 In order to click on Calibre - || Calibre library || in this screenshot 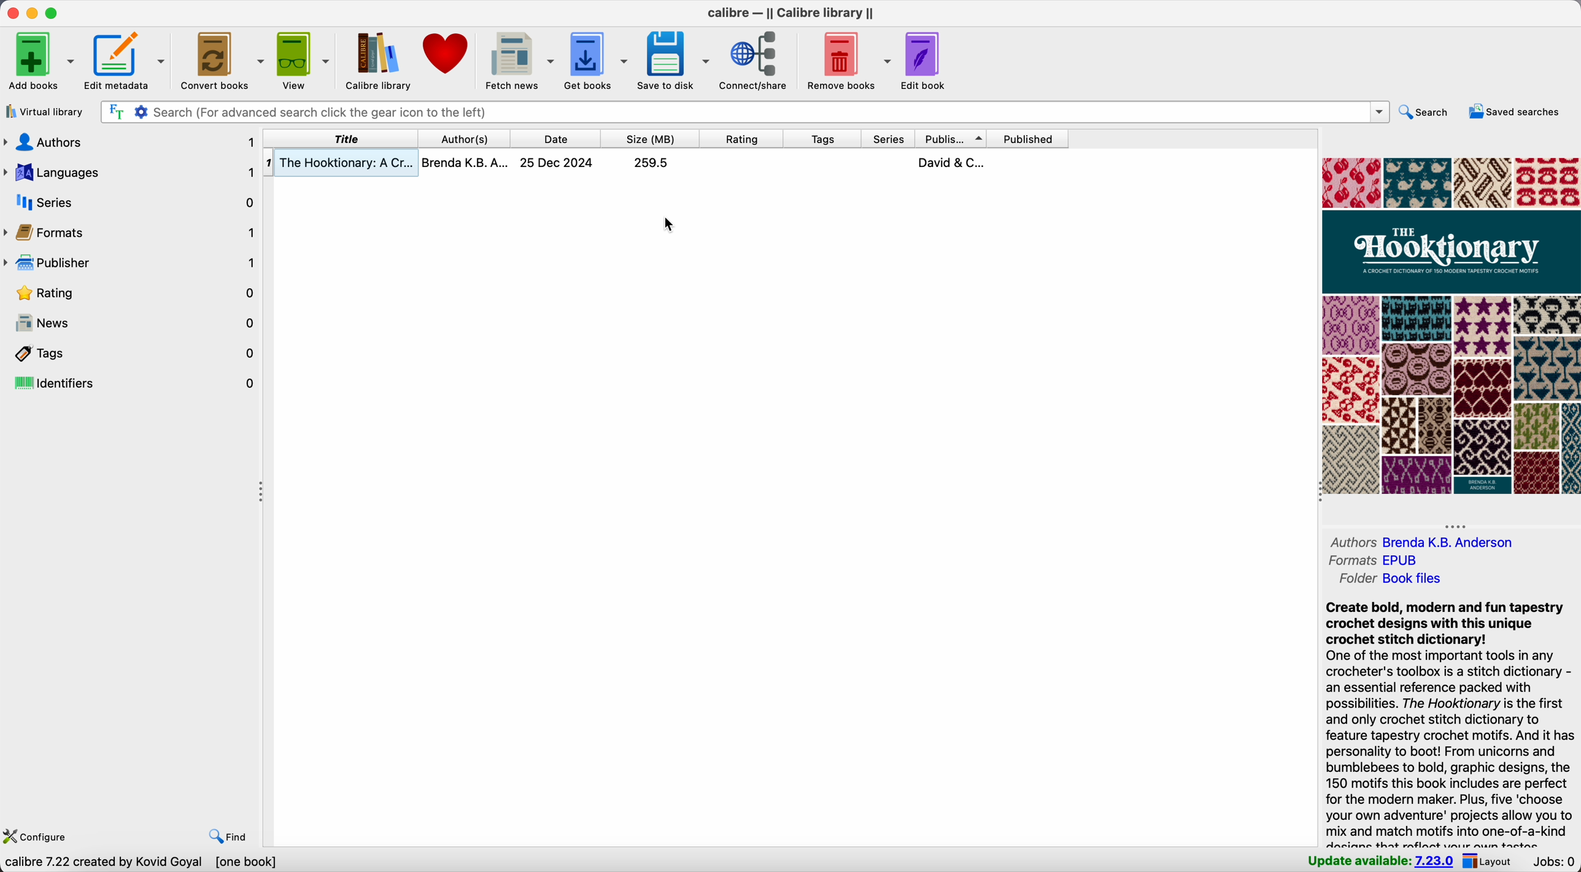, I will do `click(790, 14)`.